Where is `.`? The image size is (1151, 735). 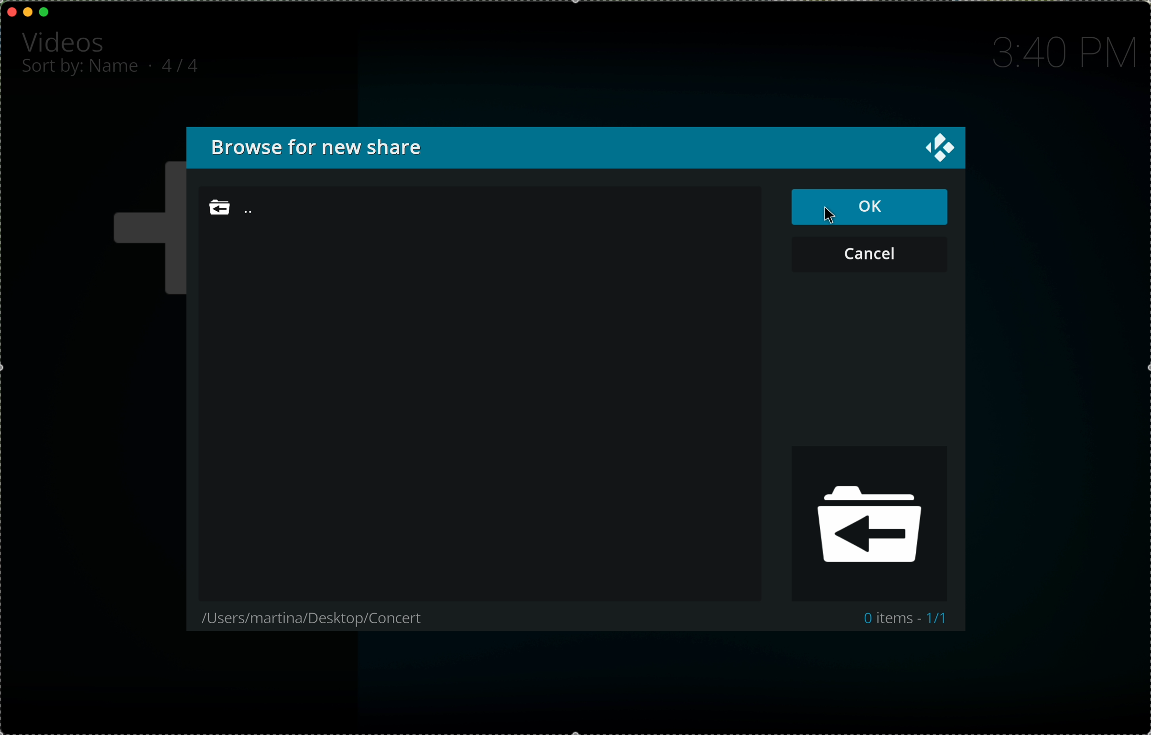 . is located at coordinates (153, 65).